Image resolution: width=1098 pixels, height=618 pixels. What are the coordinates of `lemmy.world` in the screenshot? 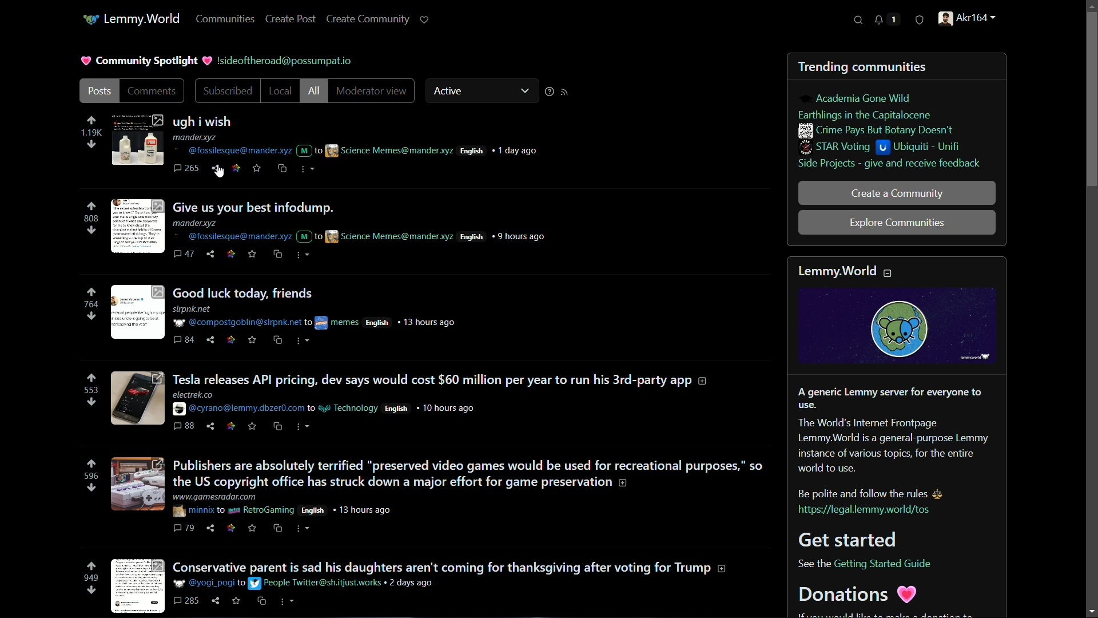 It's located at (131, 20).